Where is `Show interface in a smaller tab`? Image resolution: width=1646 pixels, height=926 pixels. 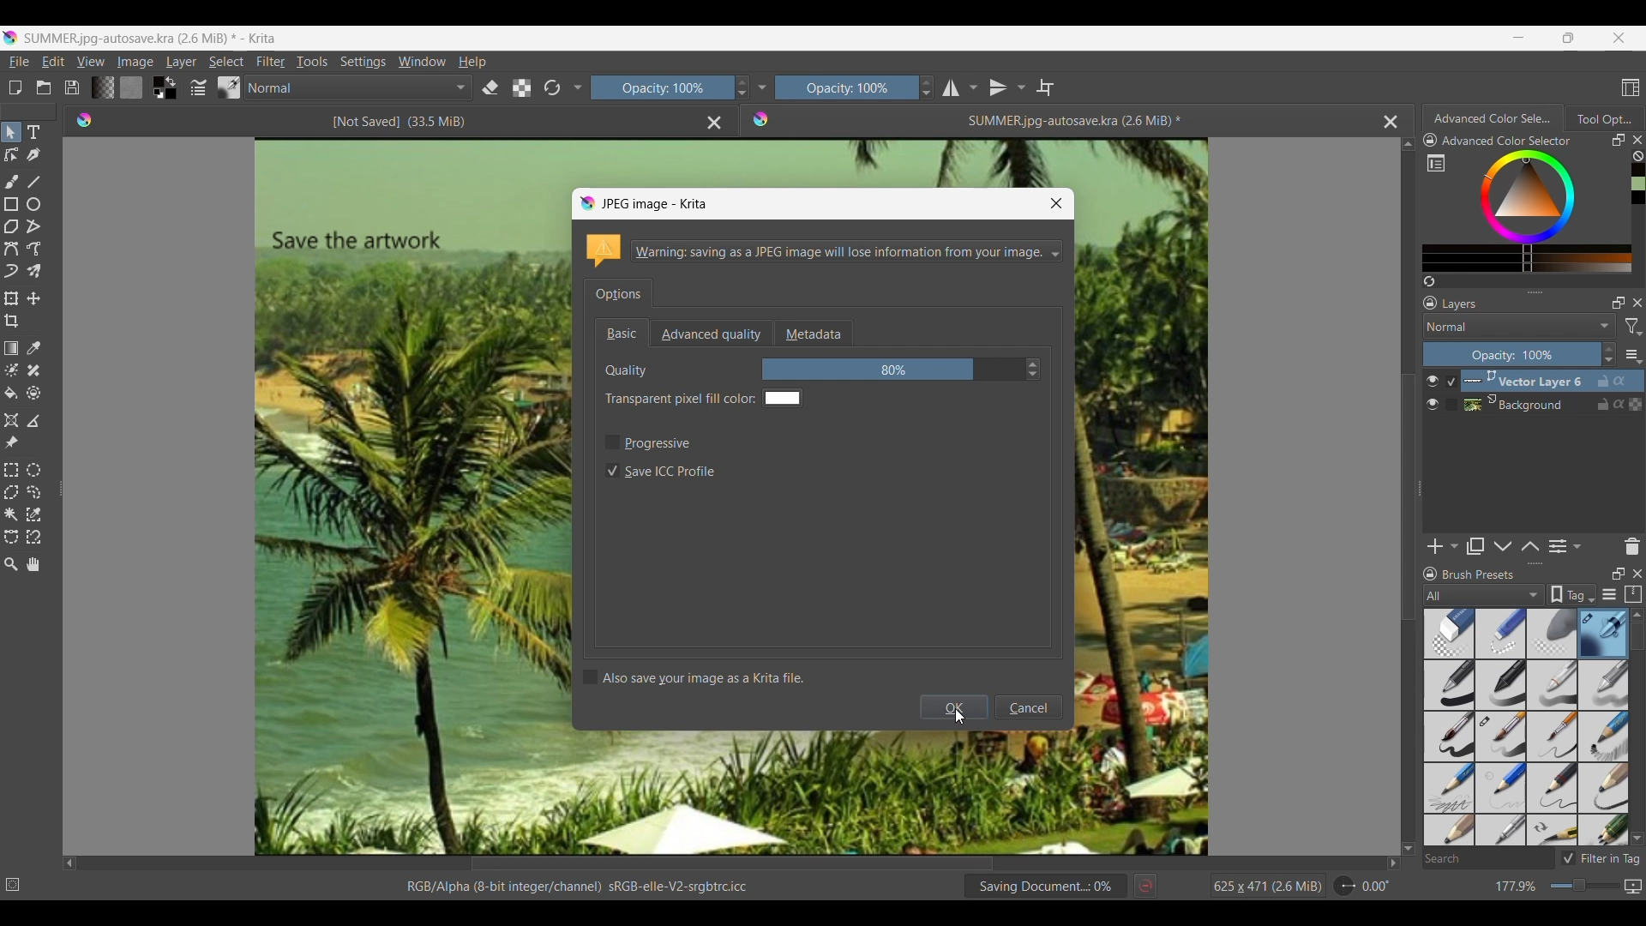
Show interface in a smaller tab is located at coordinates (1569, 37).